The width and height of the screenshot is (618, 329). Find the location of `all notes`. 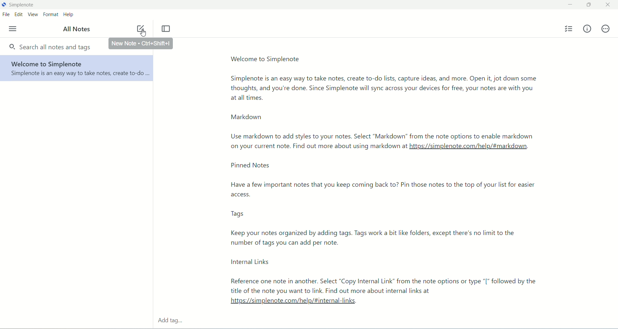

all notes is located at coordinates (76, 30).